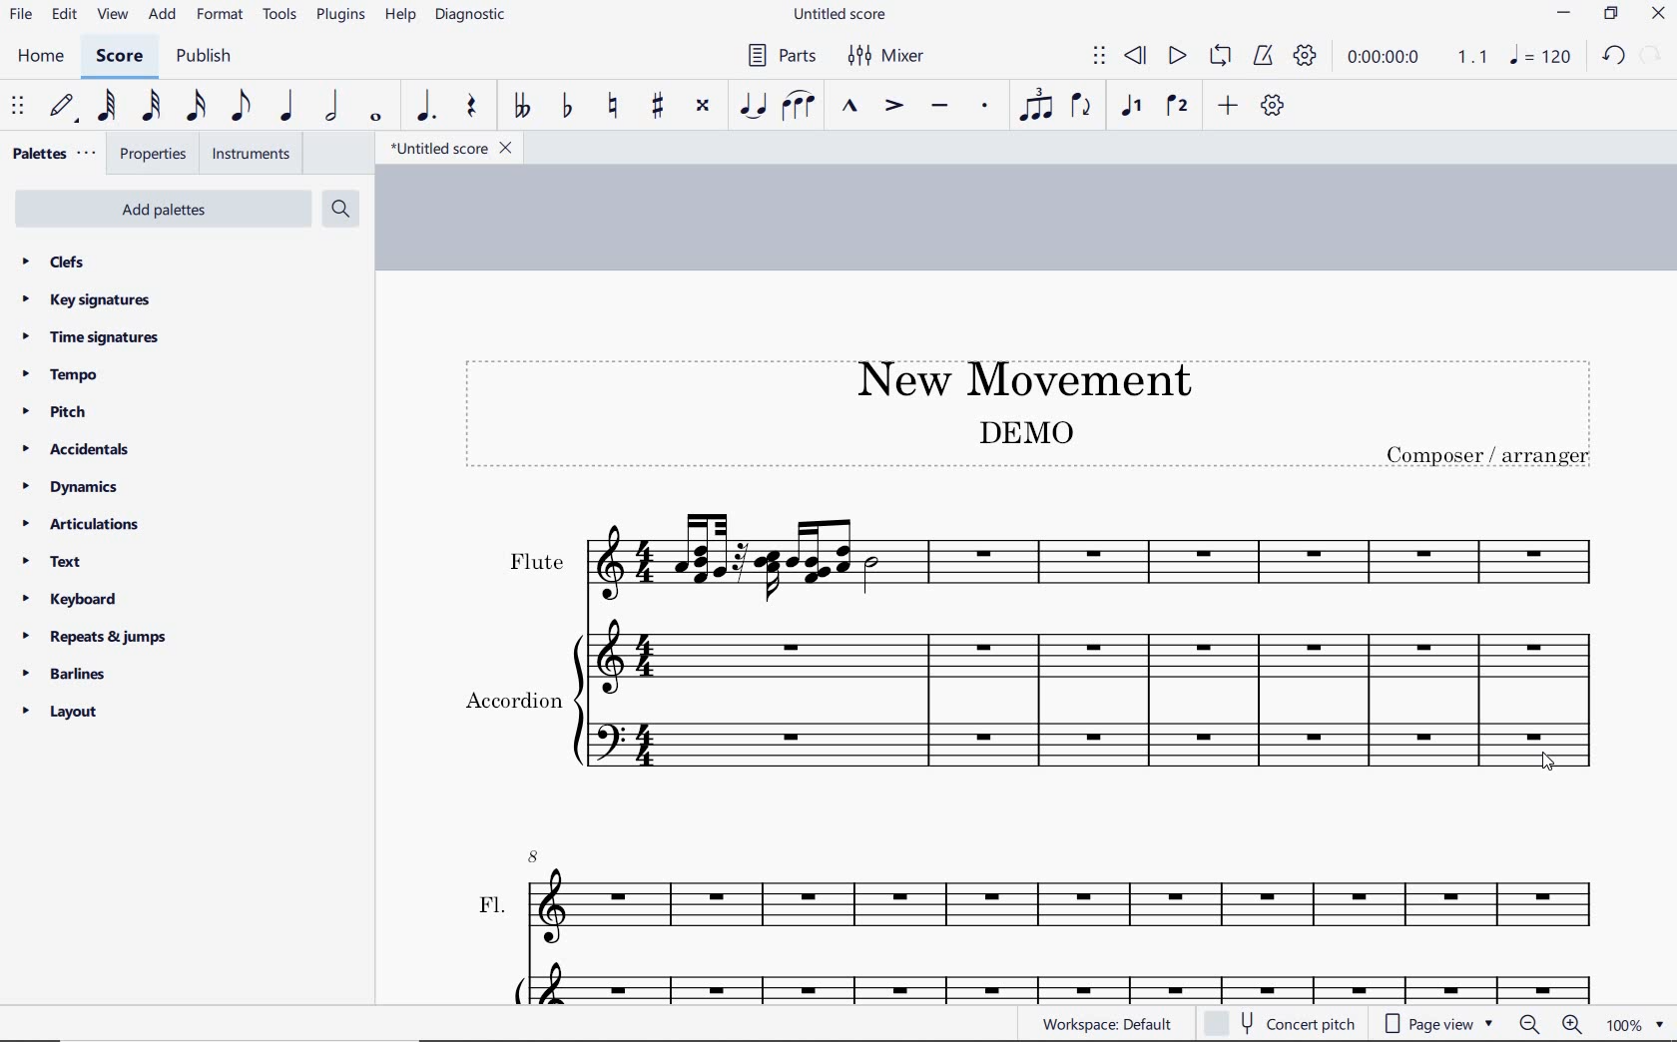 The height and width of the screenshot is (1042, 1677). Describe the element at coordinates (938, 107) in the screenshot. I see `tenuto` at that location.